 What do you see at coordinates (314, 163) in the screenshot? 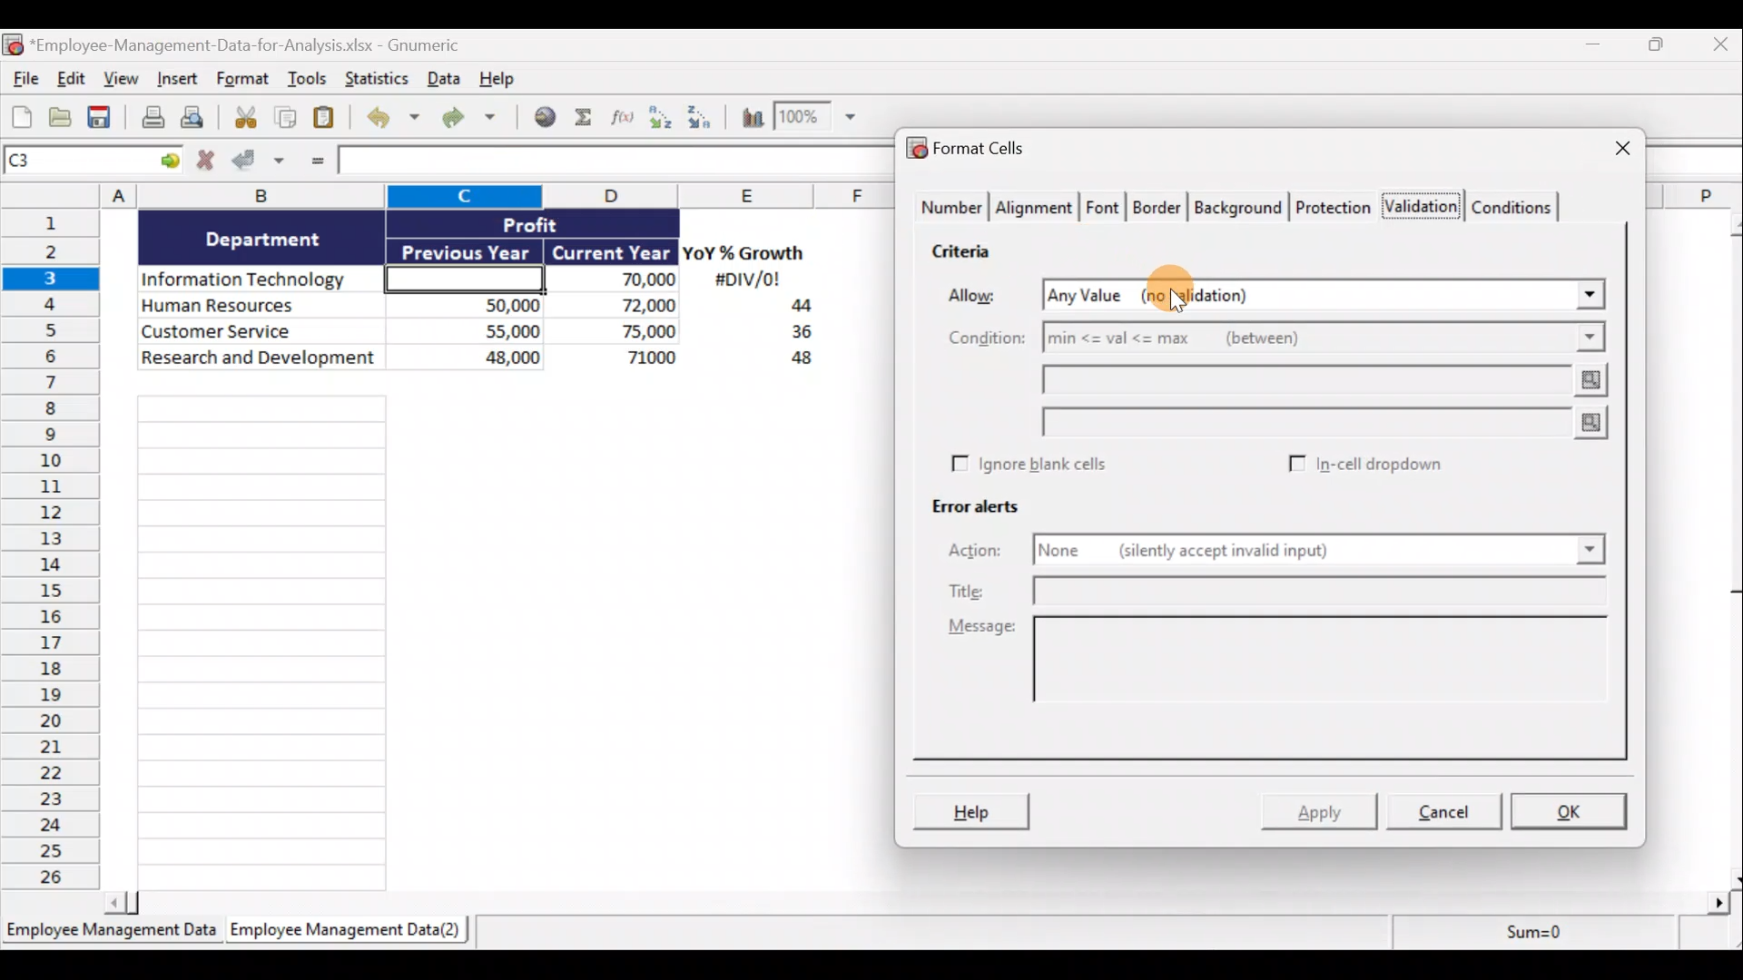
I see `Enter formula` at bounding box center [314, 163].